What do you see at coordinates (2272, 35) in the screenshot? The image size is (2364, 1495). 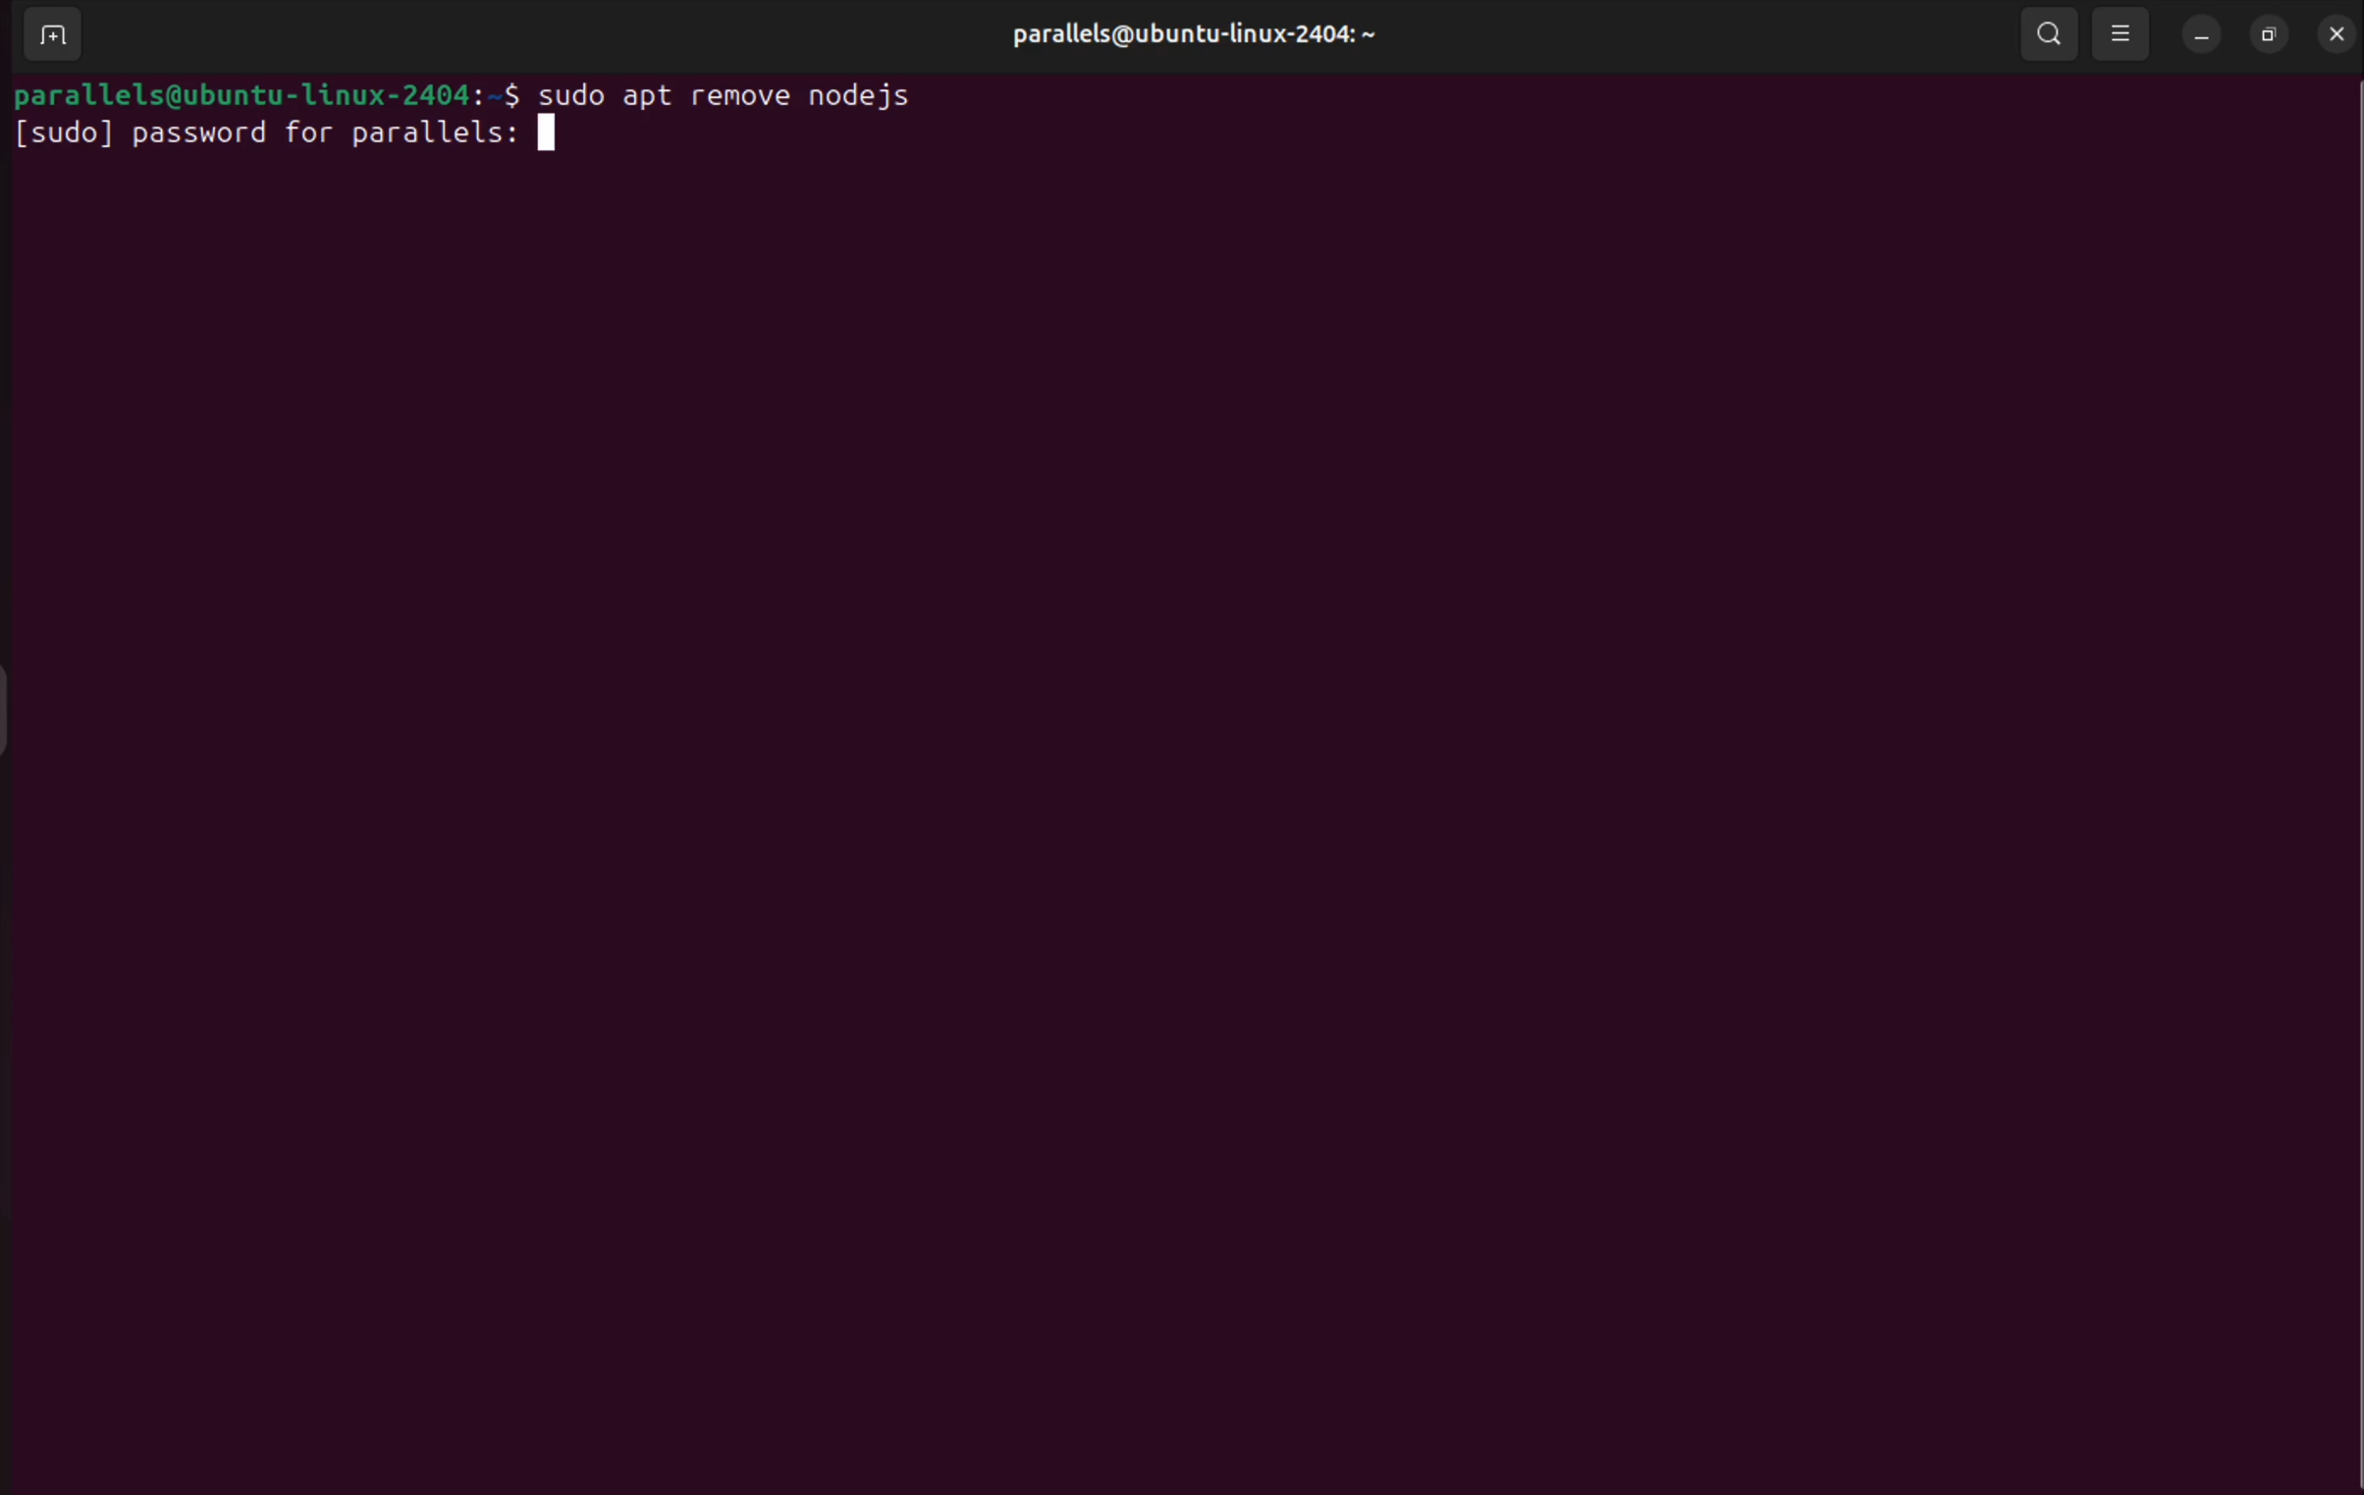 I see `resize` at bounding box center [2272, 35].